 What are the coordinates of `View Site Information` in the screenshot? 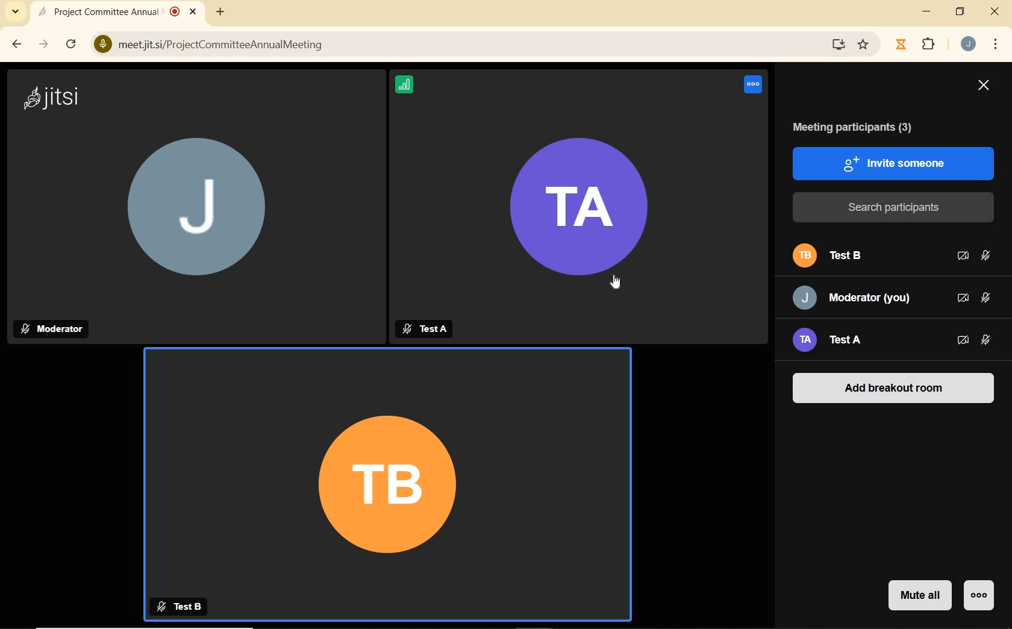 It's located at (100, 45).